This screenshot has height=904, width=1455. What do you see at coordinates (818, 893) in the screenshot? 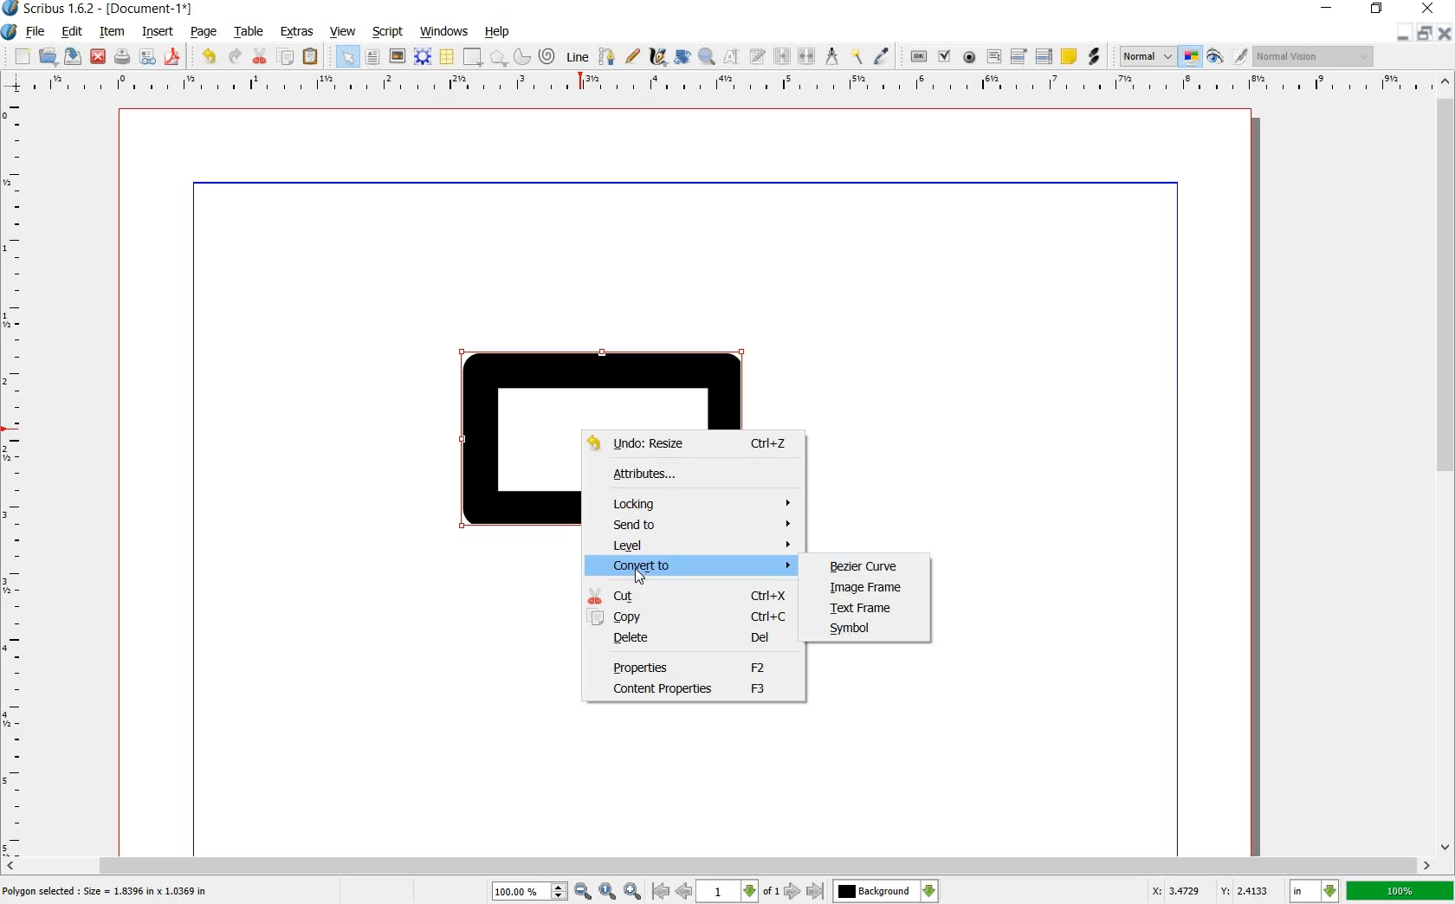
I see `move to over-next page` at bounding box center [818, 893].